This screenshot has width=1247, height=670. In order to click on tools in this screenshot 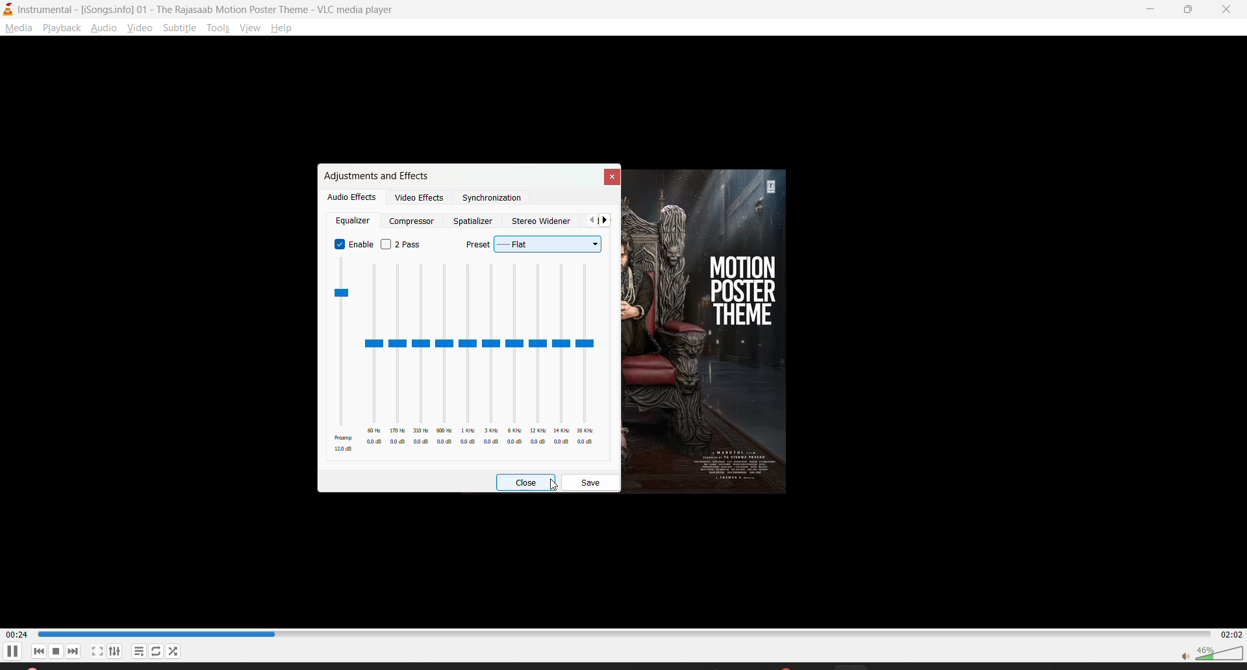, I will do `click(221, 27)`.